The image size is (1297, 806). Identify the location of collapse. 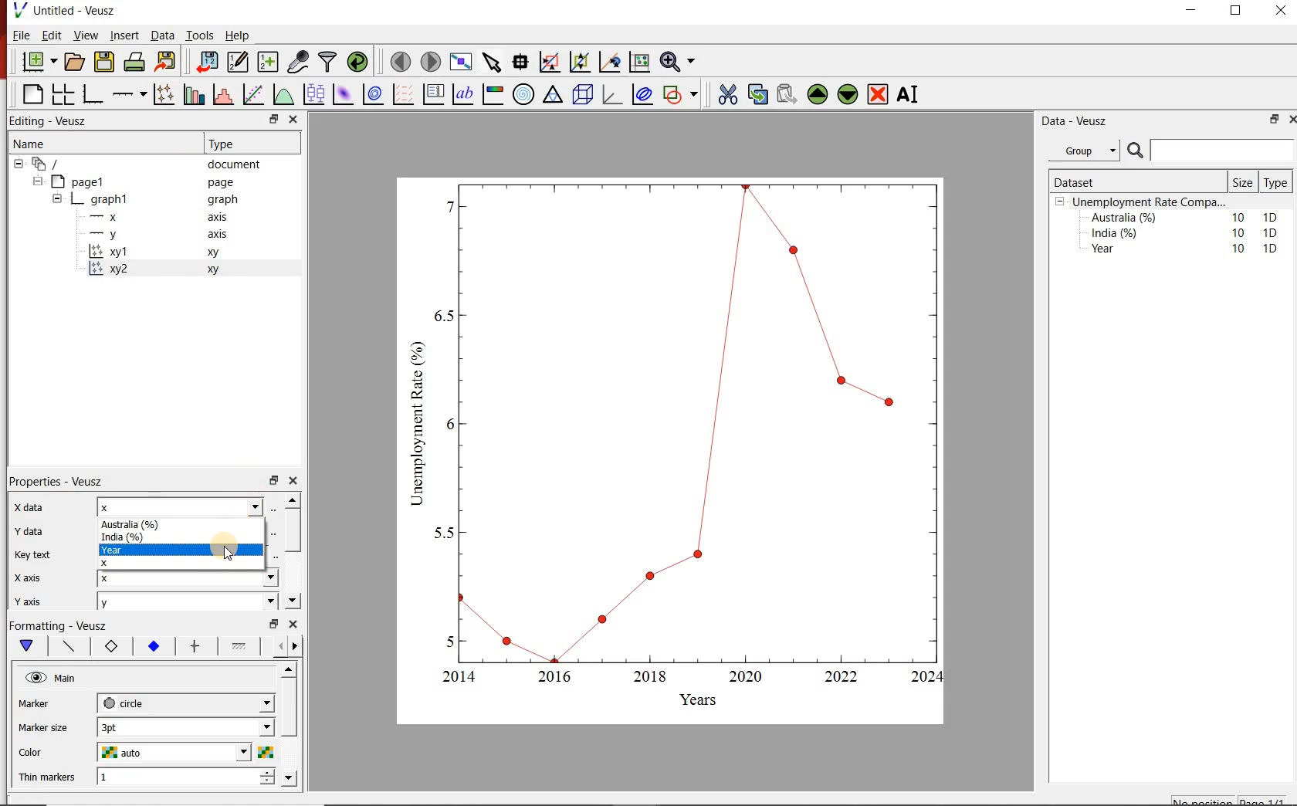
(37, 181).